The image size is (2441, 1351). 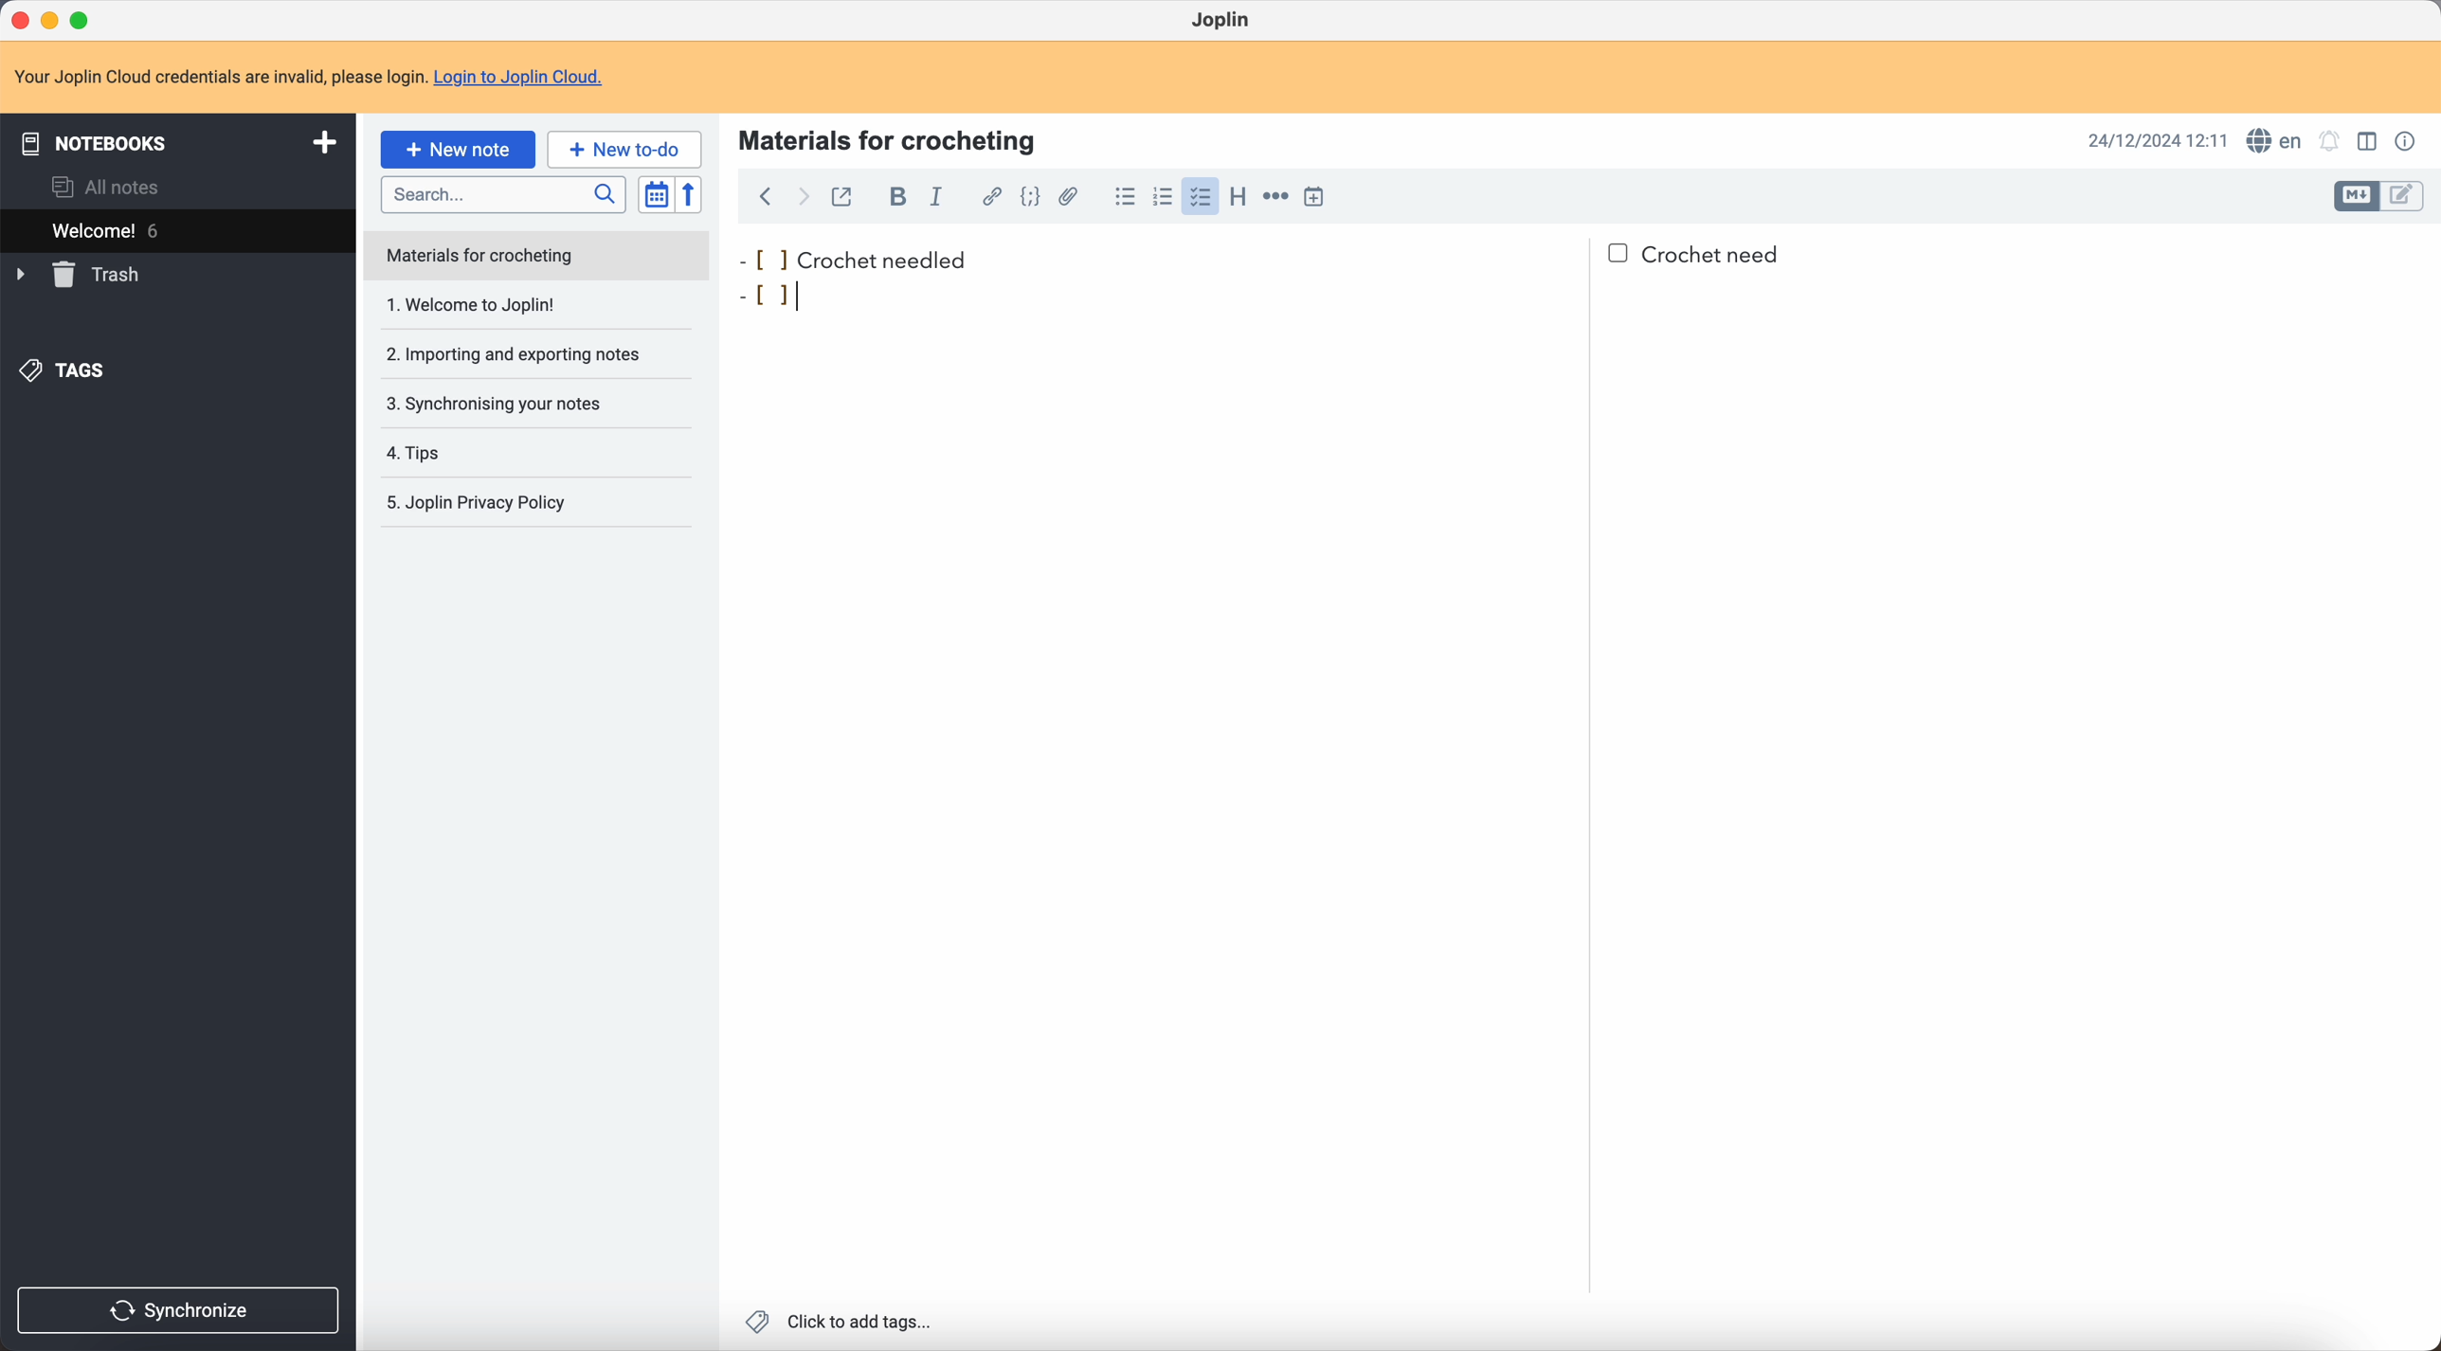 I want to click on maximize, so click(x=84, y=21).